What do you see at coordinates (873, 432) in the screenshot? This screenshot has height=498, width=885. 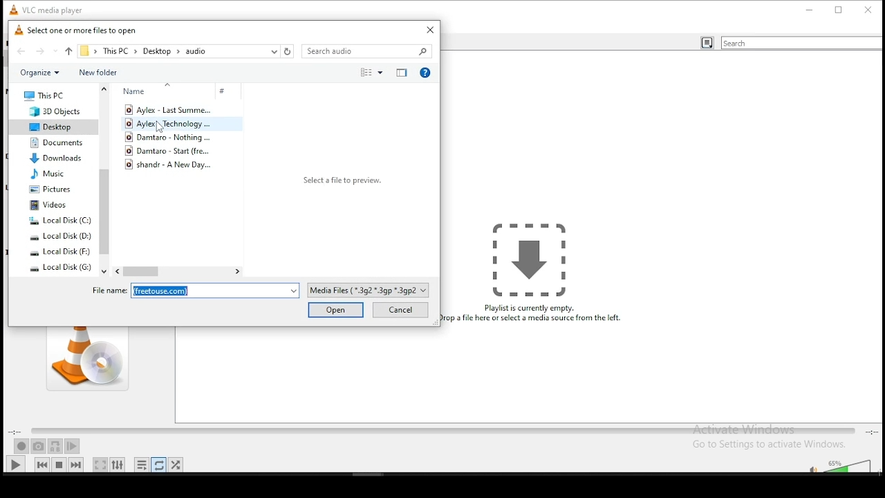 I see `total/remaining time` at bounding box center [873, 432].